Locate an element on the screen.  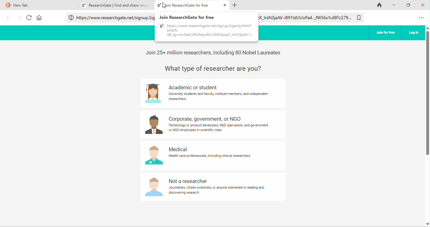
track tab is located at coordinates (380, 6).